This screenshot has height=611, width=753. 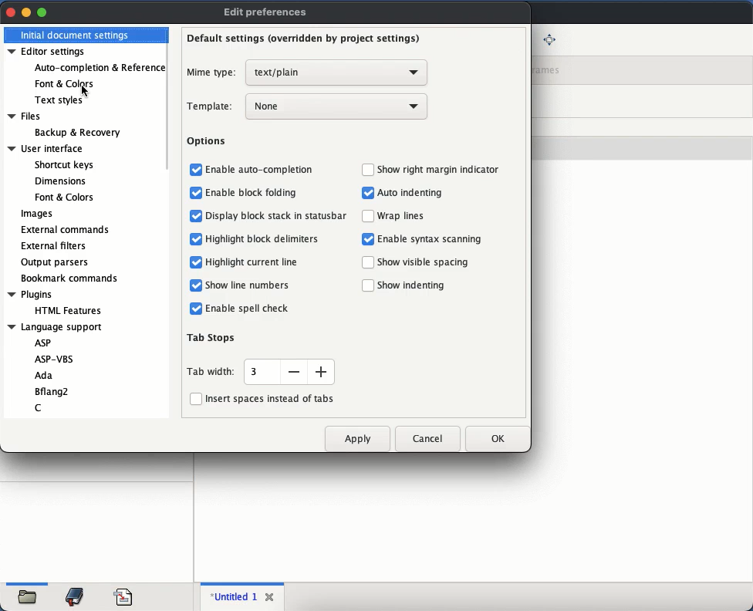 I want to click on Highlight current line, so click(x=253, y=262).